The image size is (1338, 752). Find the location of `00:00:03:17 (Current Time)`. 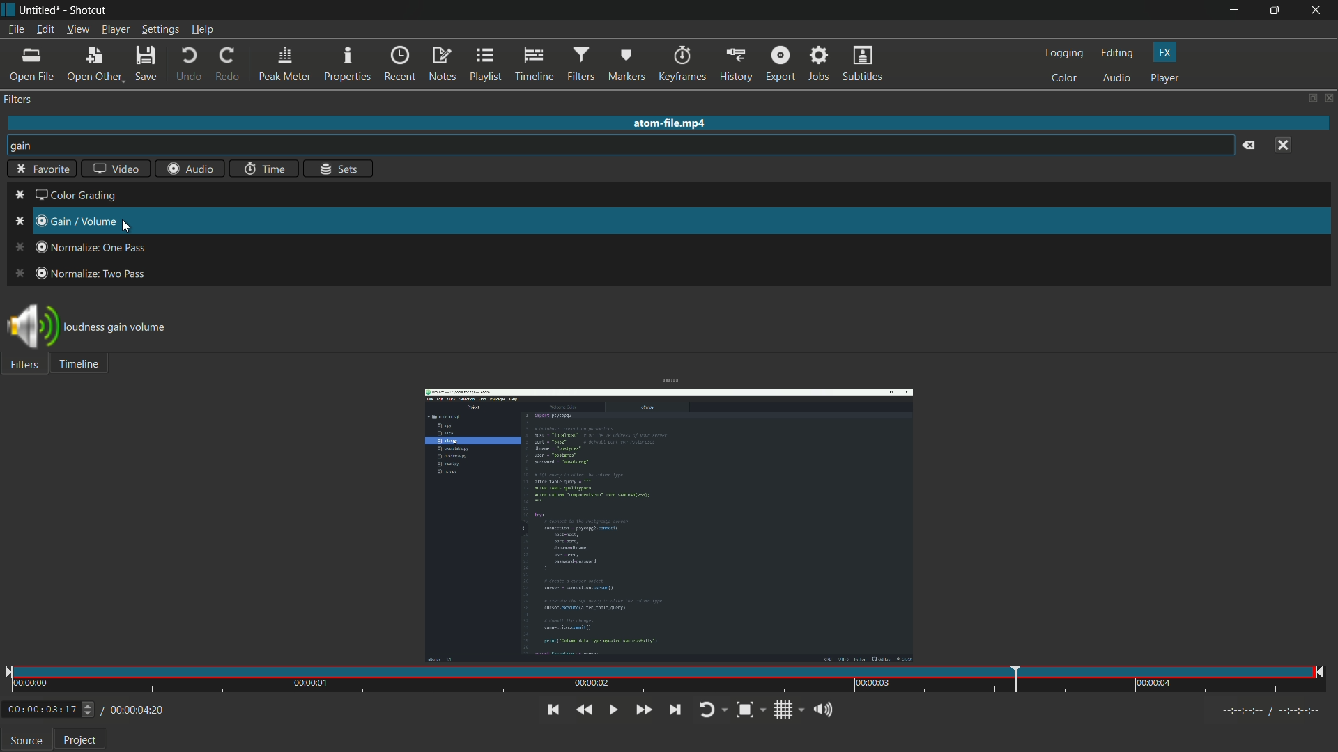

00:00:03:17 (Current Time) is located at coordinates (50, 710).